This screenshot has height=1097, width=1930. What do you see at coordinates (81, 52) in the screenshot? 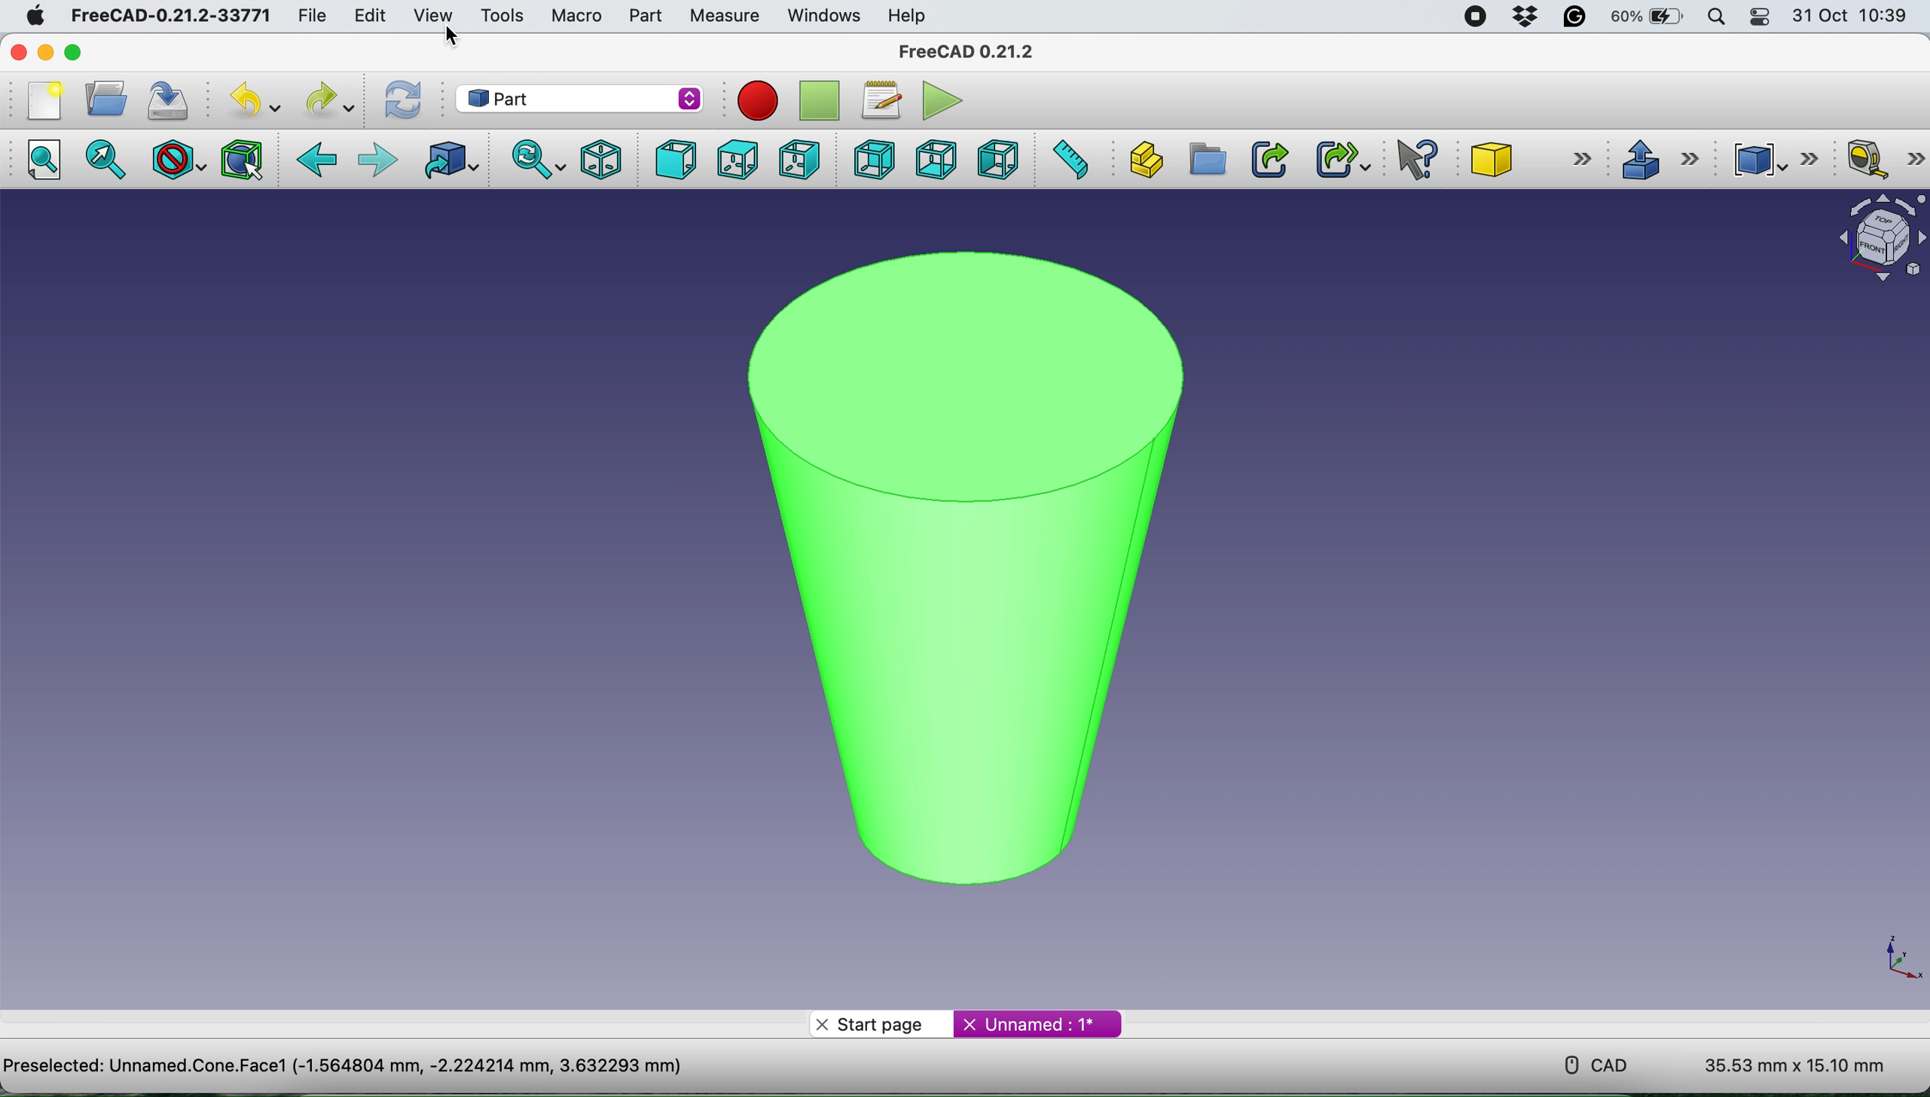
I see `maximise` at bounding box center [81, 52].